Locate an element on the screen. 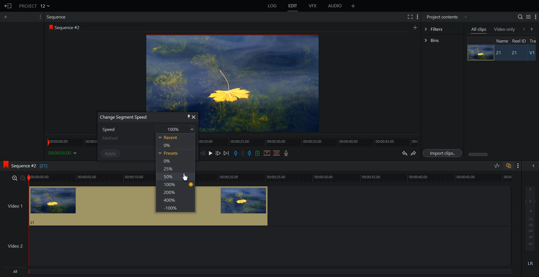 The height and width of the screenshot is (277, 539). Toggle audio level editing is located at coordinates (497, 165).